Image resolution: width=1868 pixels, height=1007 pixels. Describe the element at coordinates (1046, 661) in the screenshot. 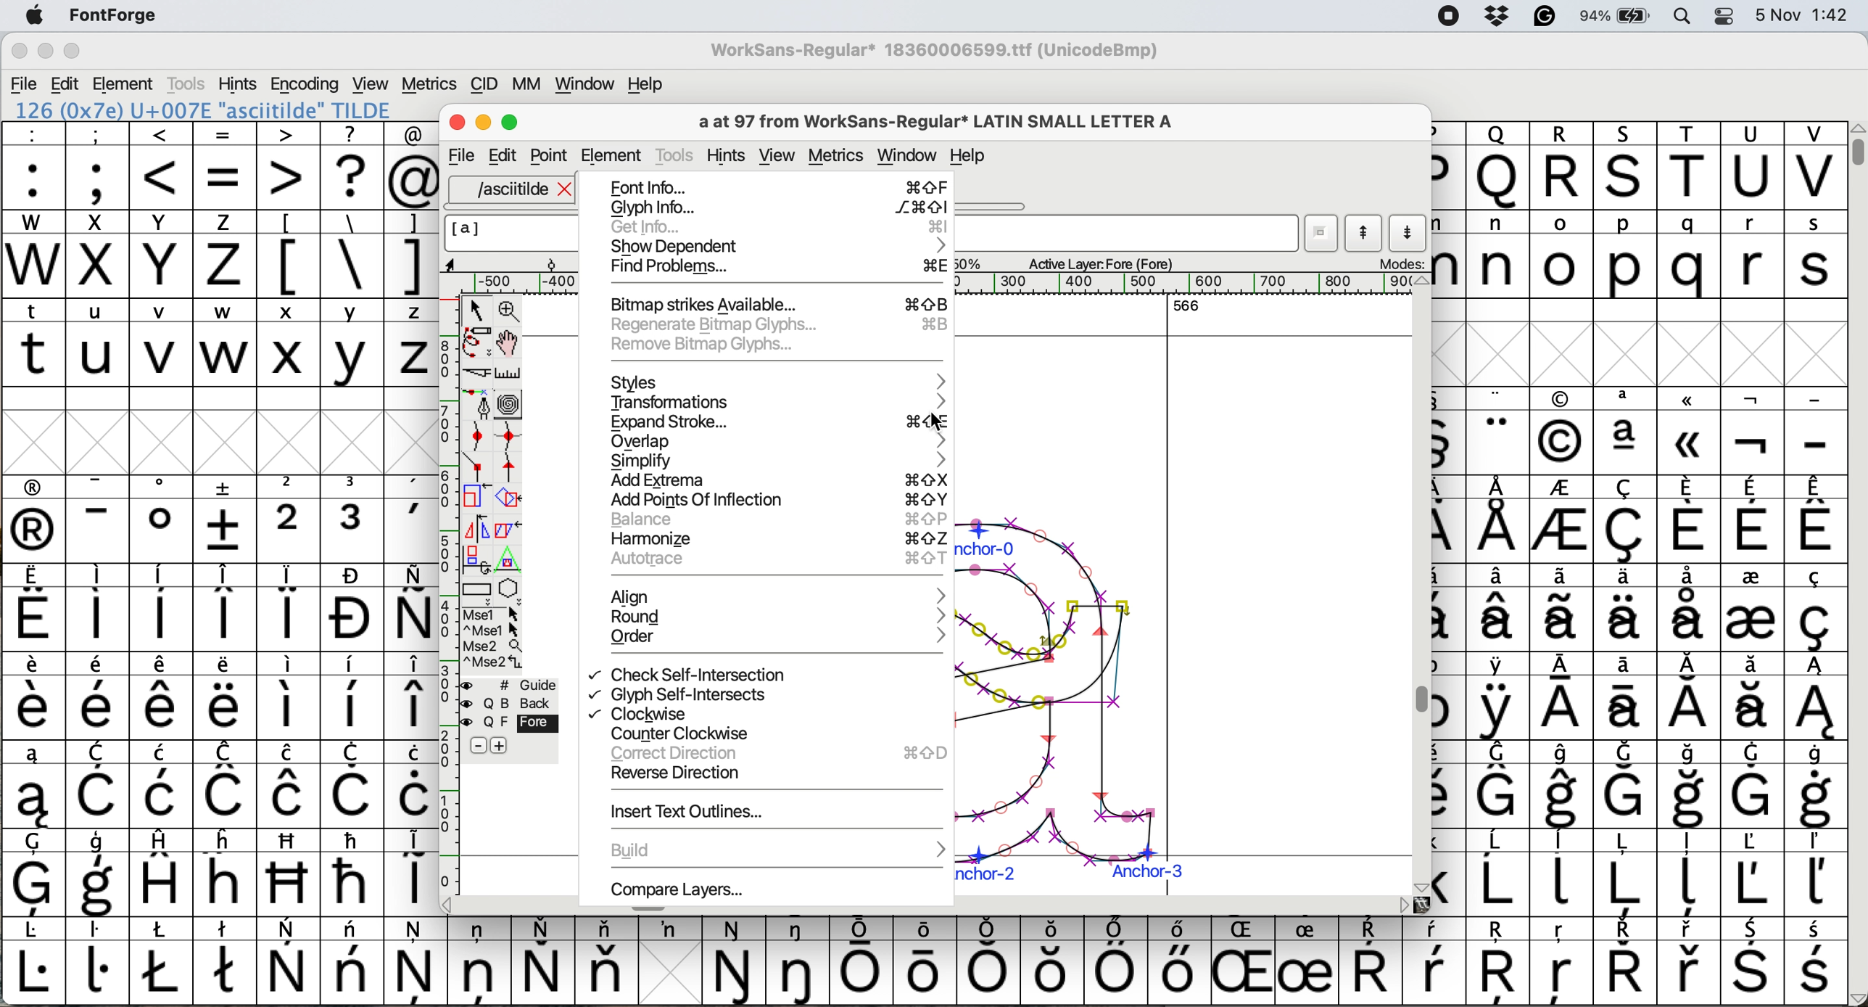

I see `glyph copied and pasted` at that location.